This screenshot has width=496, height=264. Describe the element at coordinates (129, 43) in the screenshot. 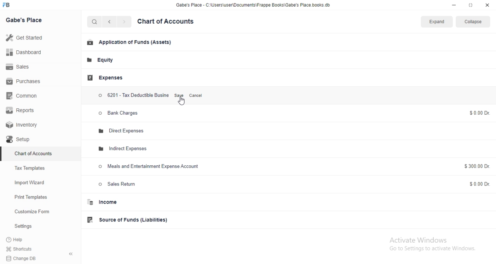

I see `Application of Funds (Assets)` at that location.